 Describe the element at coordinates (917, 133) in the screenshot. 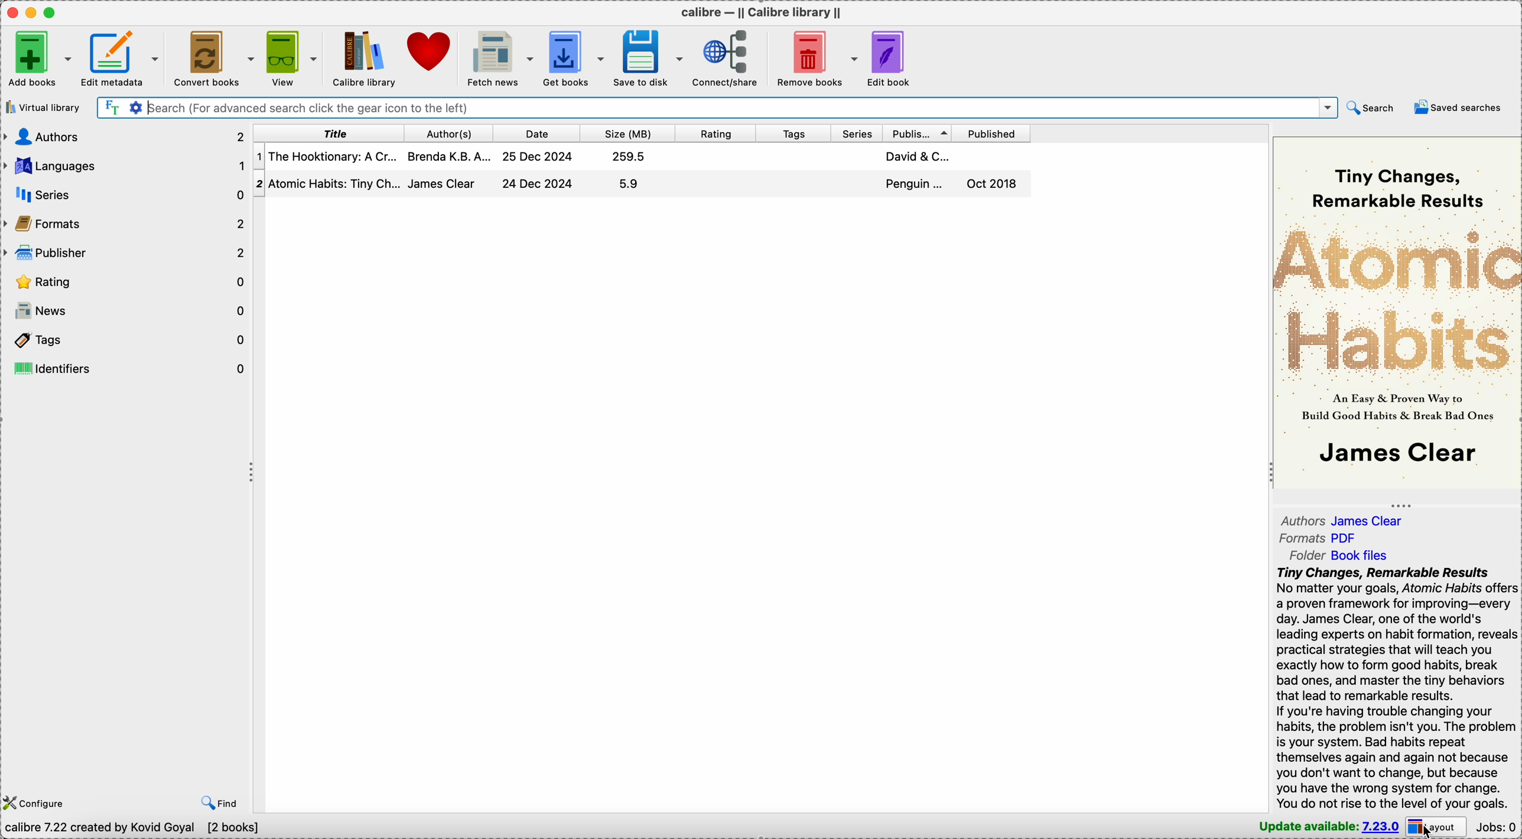

I see `publisher` at that location.